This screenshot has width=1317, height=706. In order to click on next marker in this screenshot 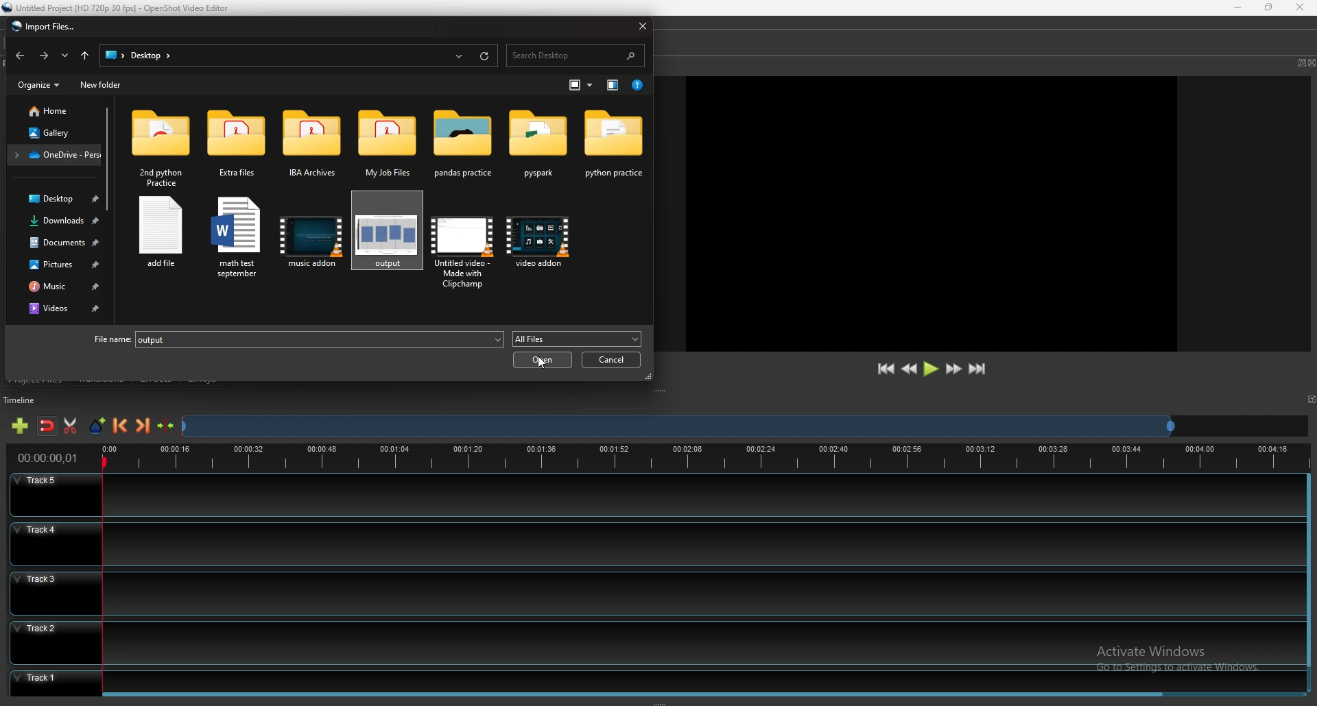, I will do `click(144, 425)`.